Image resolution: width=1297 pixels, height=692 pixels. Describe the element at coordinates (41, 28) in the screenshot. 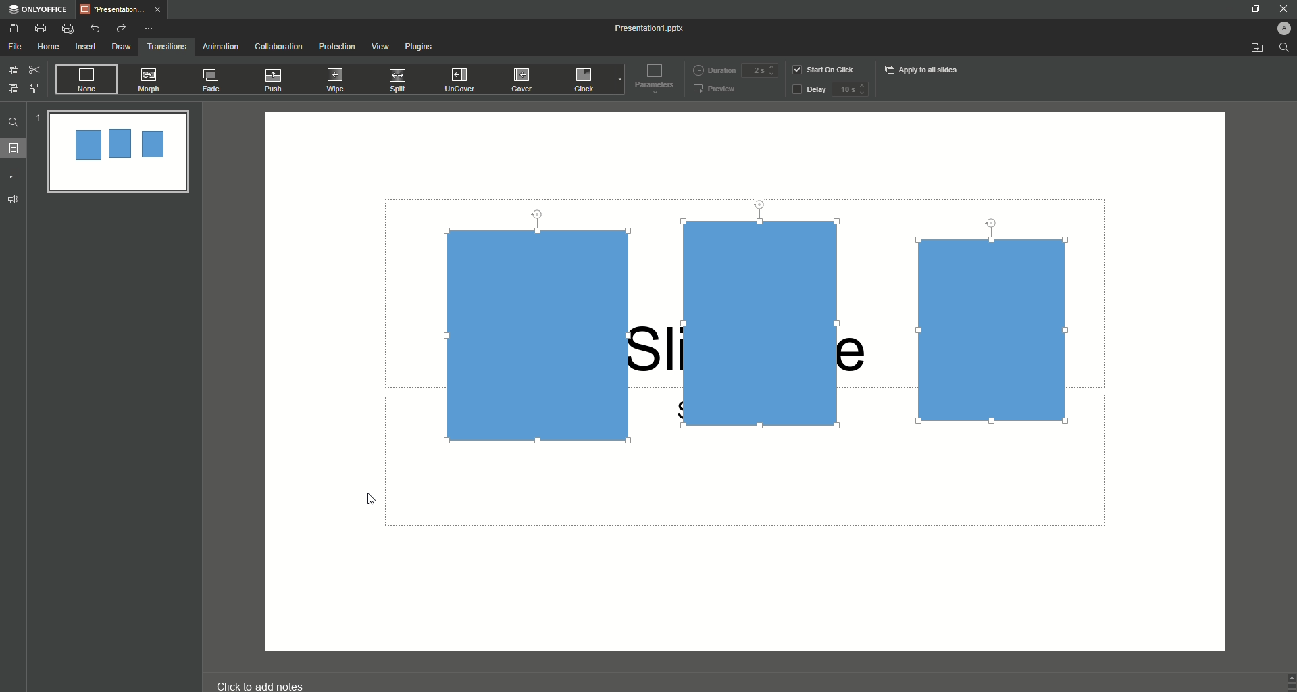

I see `Print` at that location.